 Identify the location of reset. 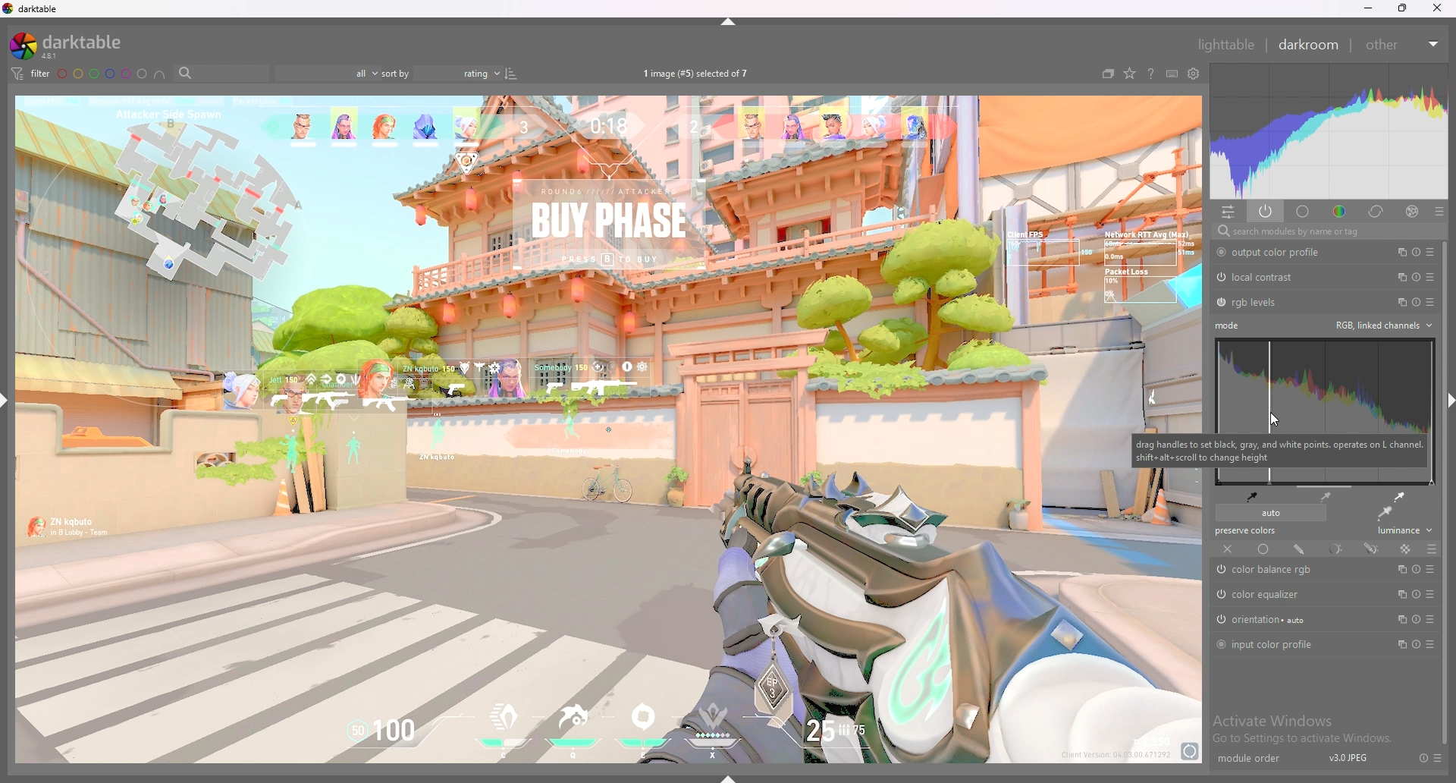
(1415, 277).